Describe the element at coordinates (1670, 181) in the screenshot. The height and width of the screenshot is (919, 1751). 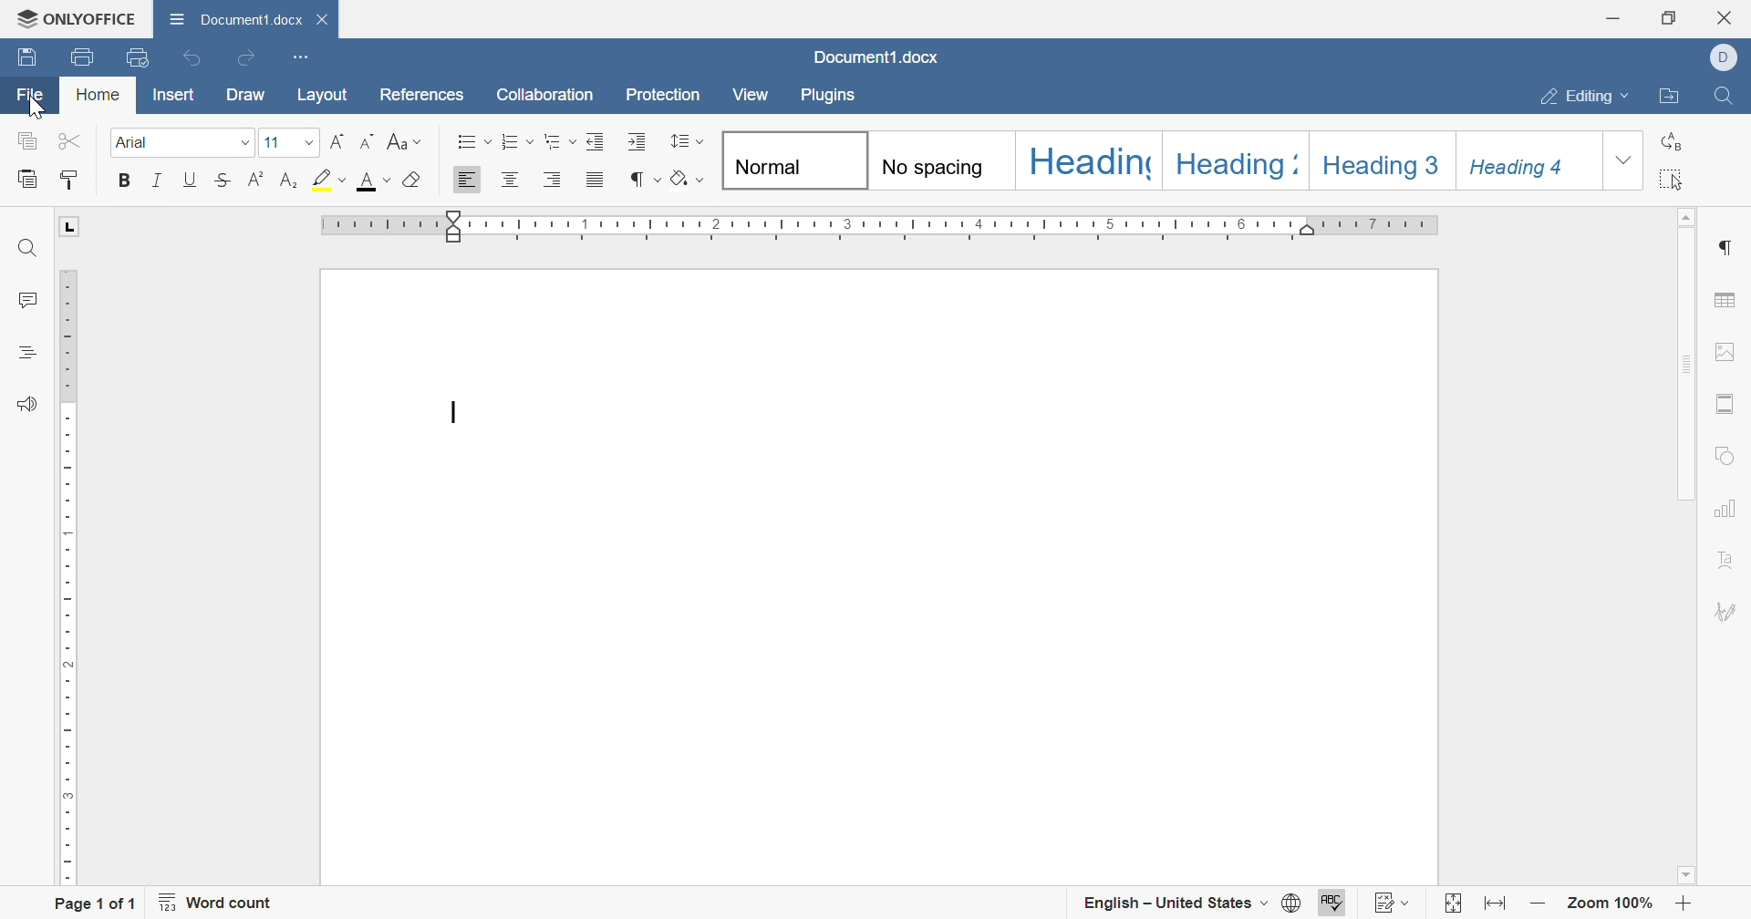
I see `select all` at that location.